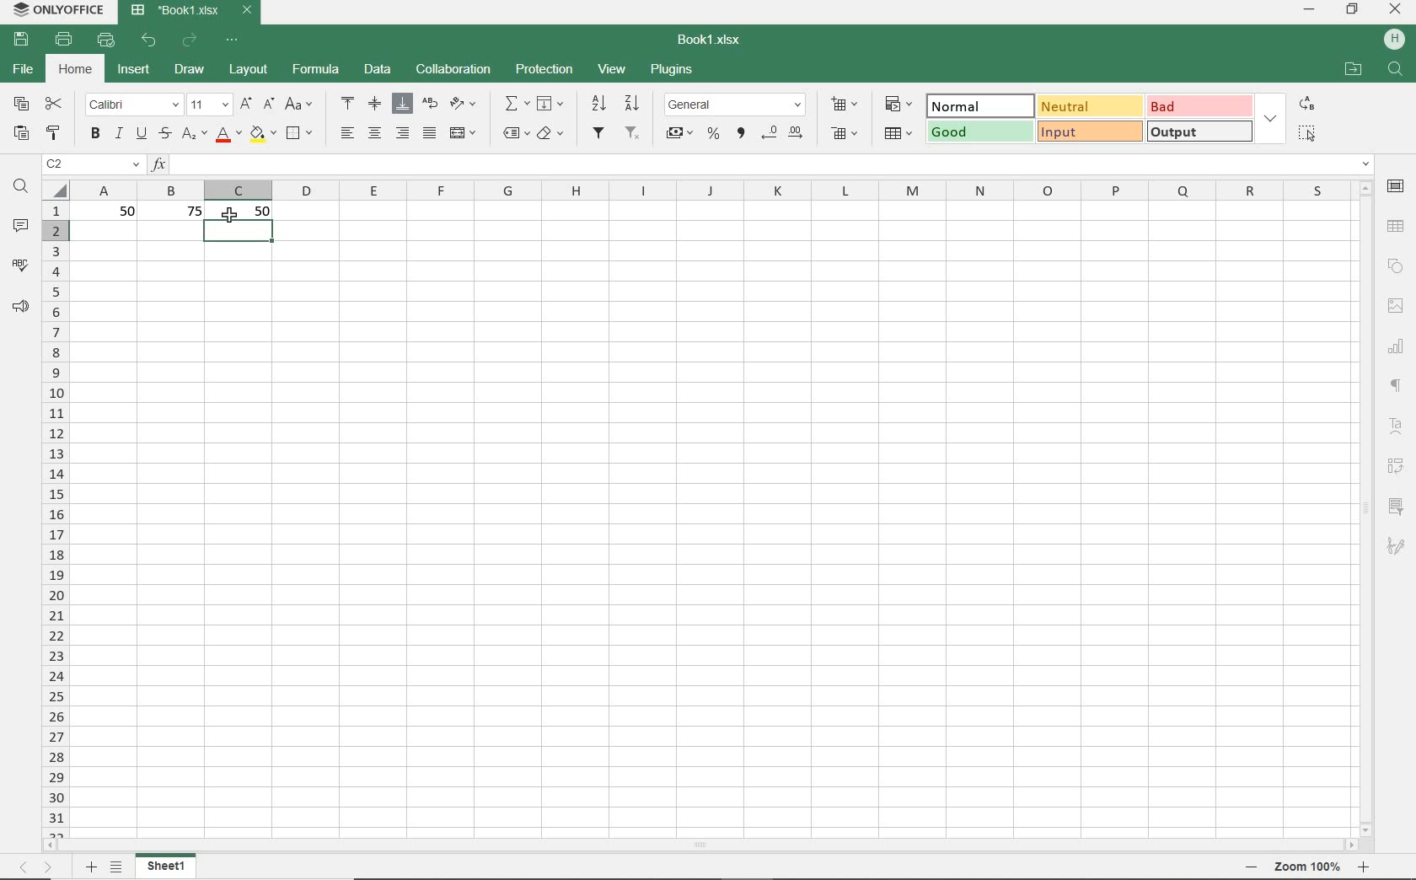 The image size is (1416, 880). What do you see at coordinates (134, 70) in the screenshot?
I see `insert` at bounding box center [134, 70].